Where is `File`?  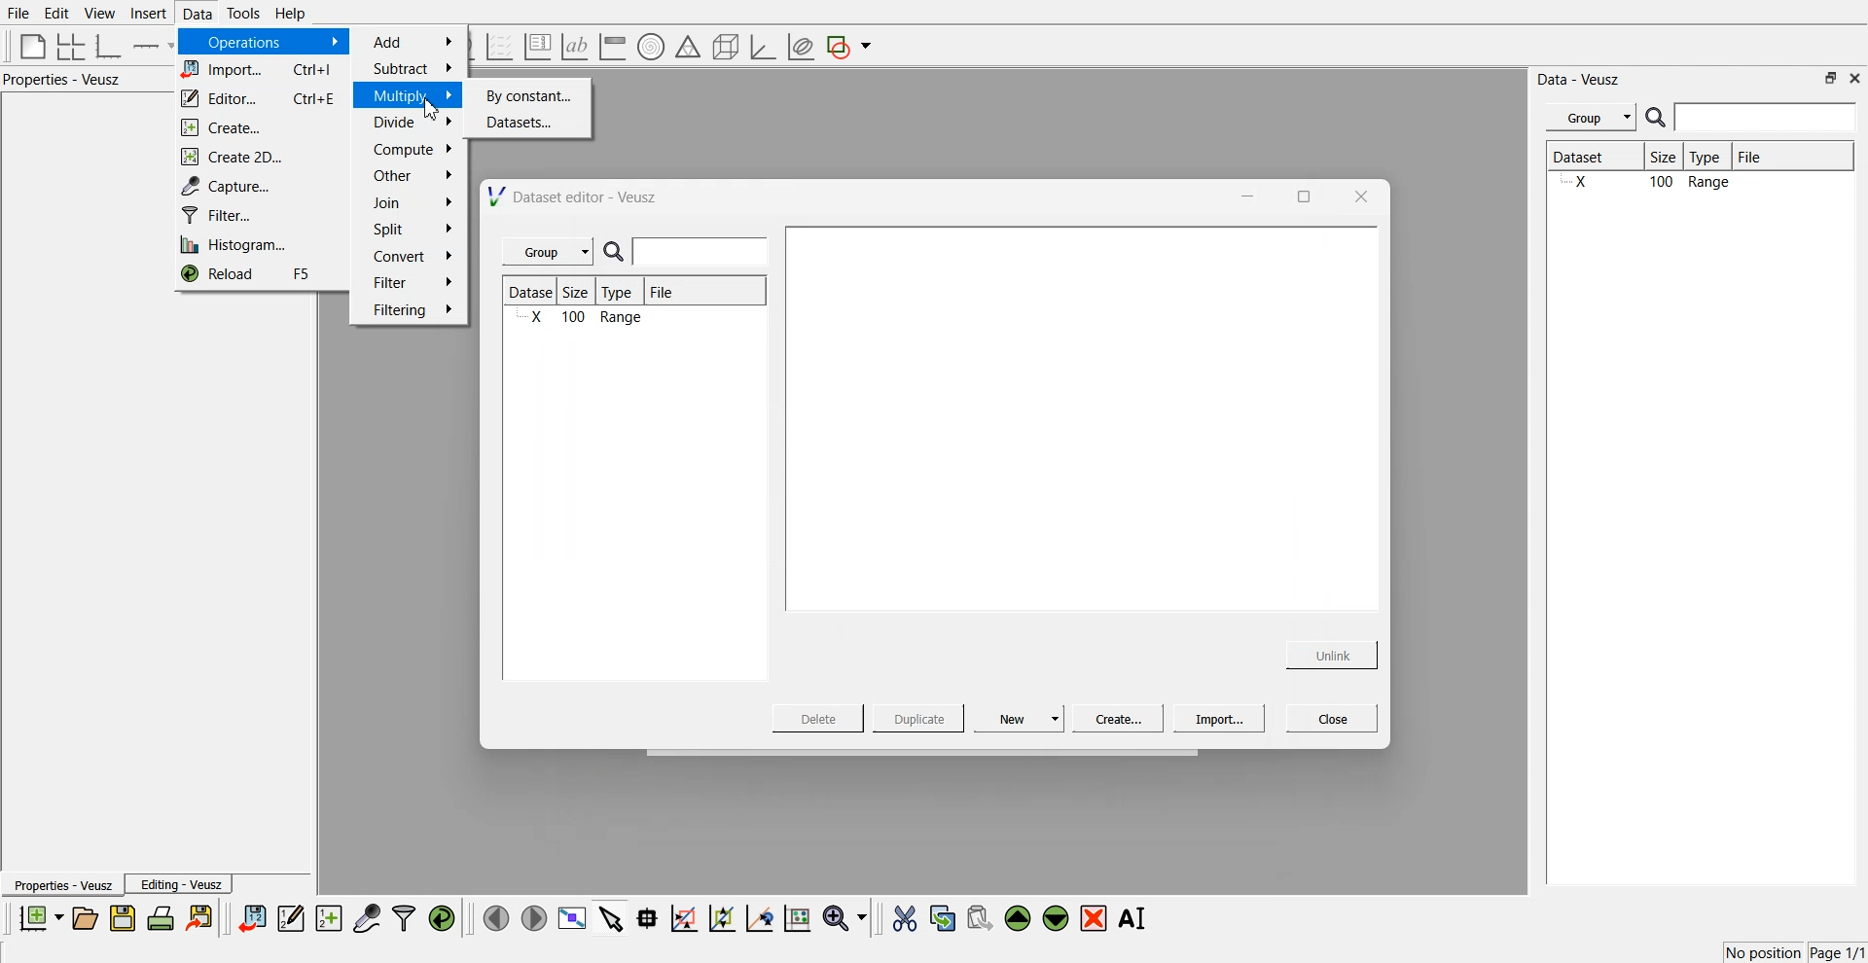 File is located at coordinates (1767, 157).